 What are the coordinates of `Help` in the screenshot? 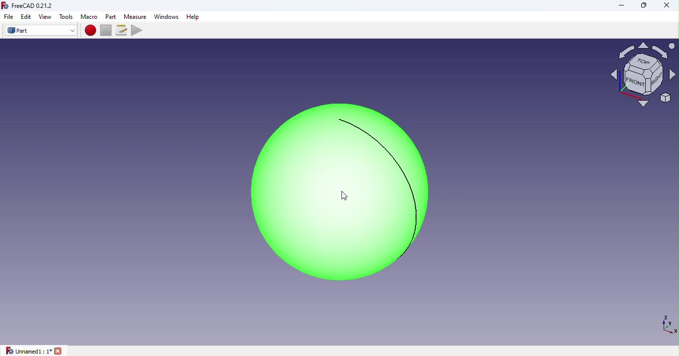 It's located at (195, 17).